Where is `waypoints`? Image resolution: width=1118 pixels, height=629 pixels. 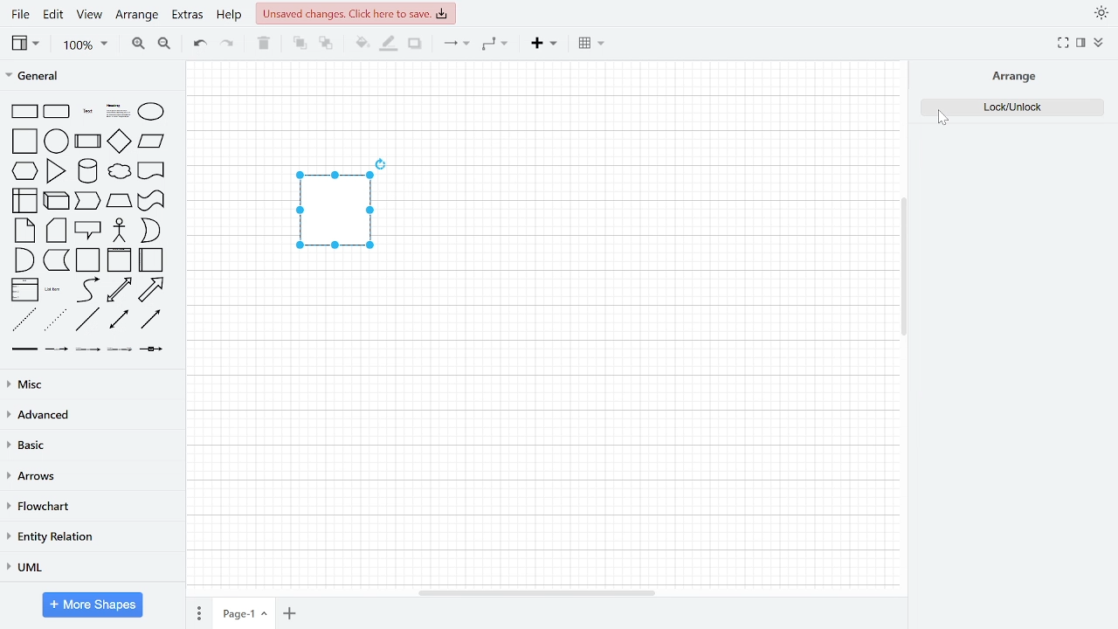
waypoints is located at coordinates (497, 45).